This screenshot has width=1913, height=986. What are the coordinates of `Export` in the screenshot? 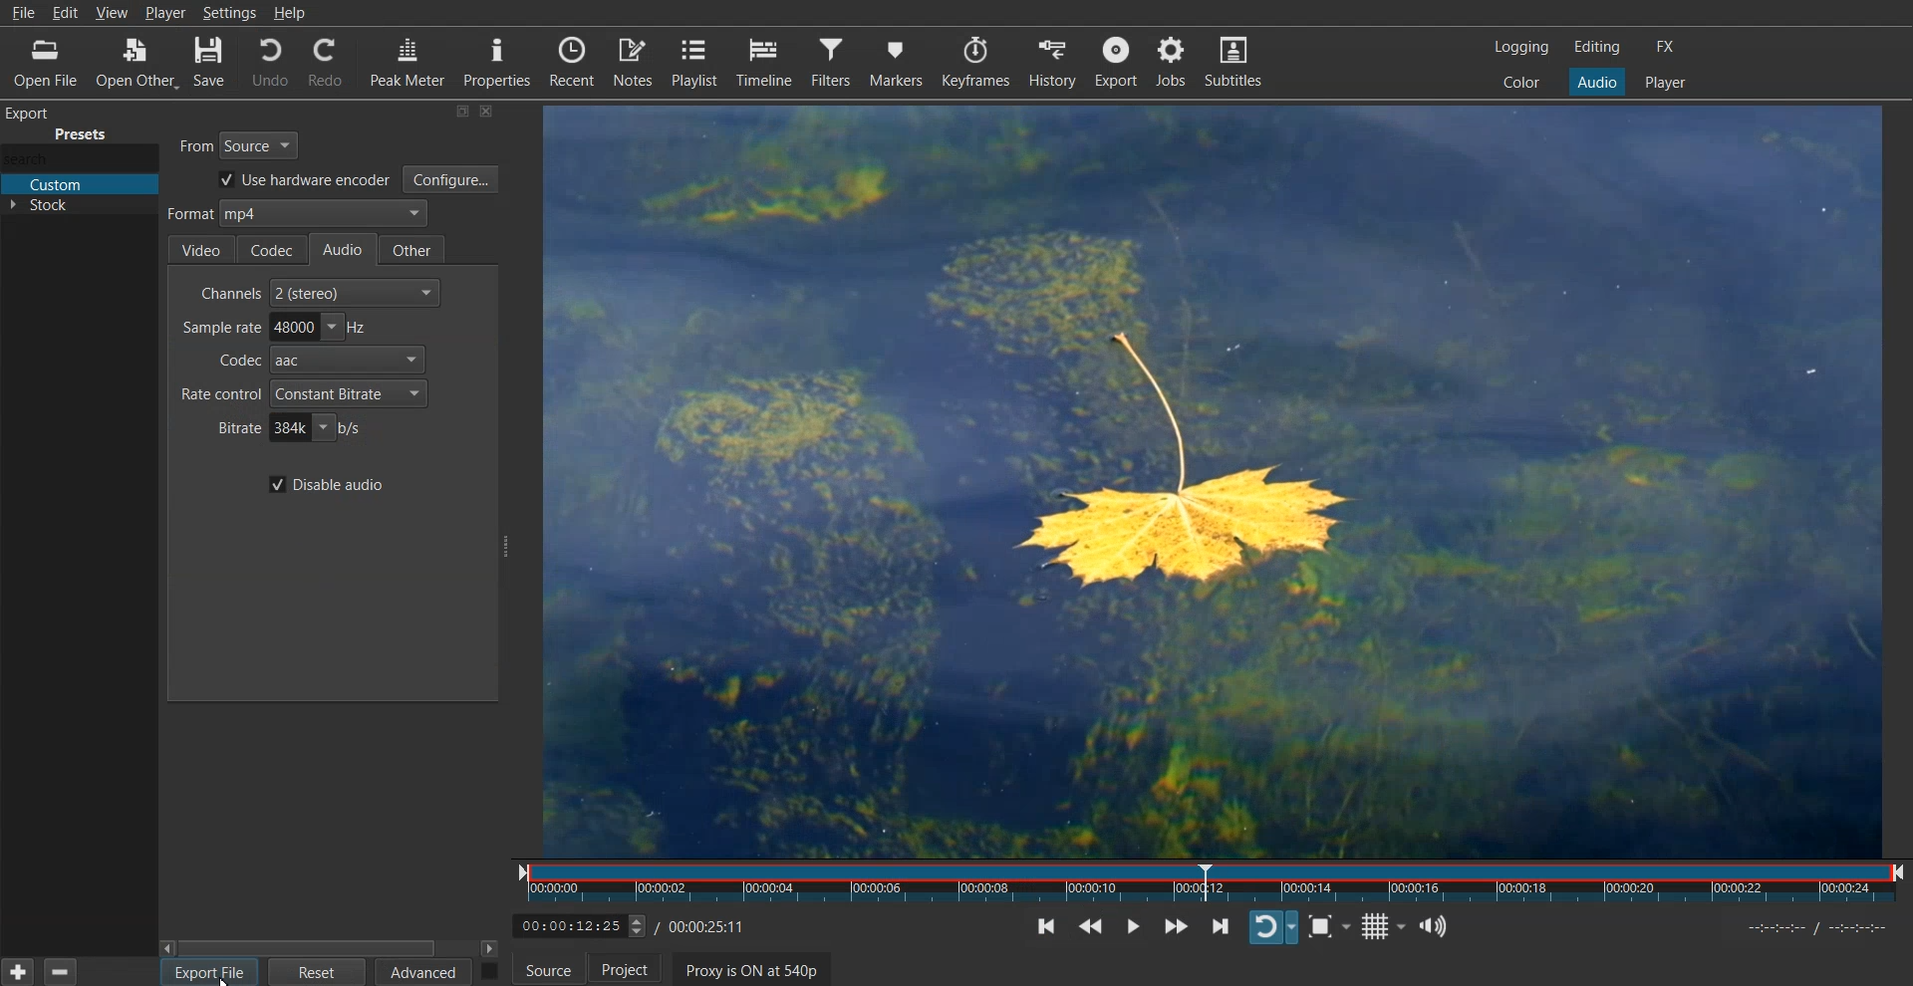 It's located at (1118, 61).